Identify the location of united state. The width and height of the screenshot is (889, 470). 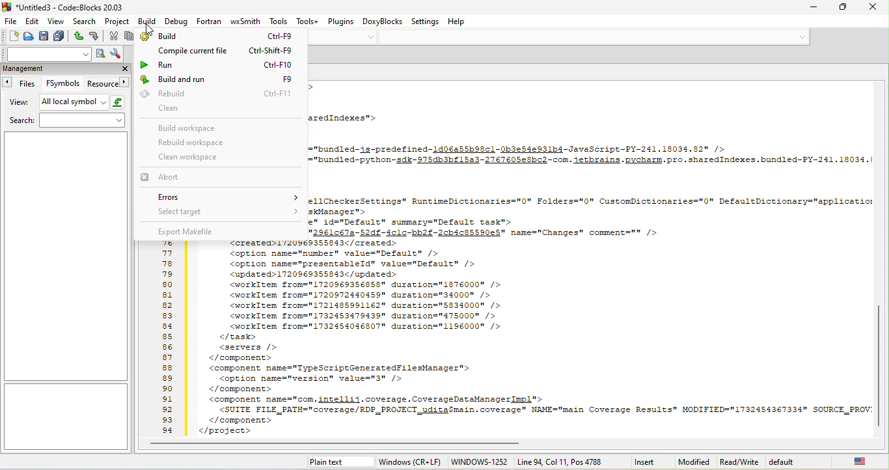
(858, 461).